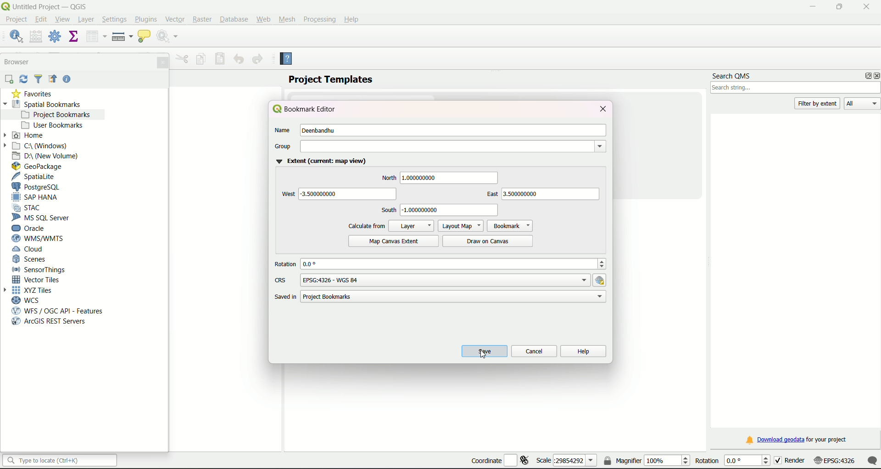  What do you see at coordinates (851, 462) in the screenshot?
I see `scale` at bounding box center [851, 462].